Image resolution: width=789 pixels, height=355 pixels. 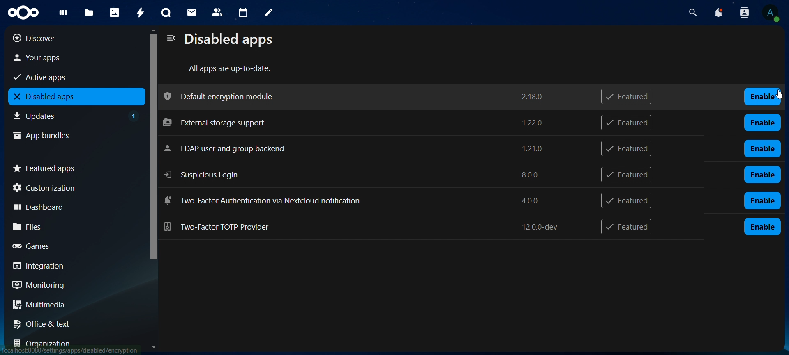 I want to click on app bundles, so click(x=68, y=134).